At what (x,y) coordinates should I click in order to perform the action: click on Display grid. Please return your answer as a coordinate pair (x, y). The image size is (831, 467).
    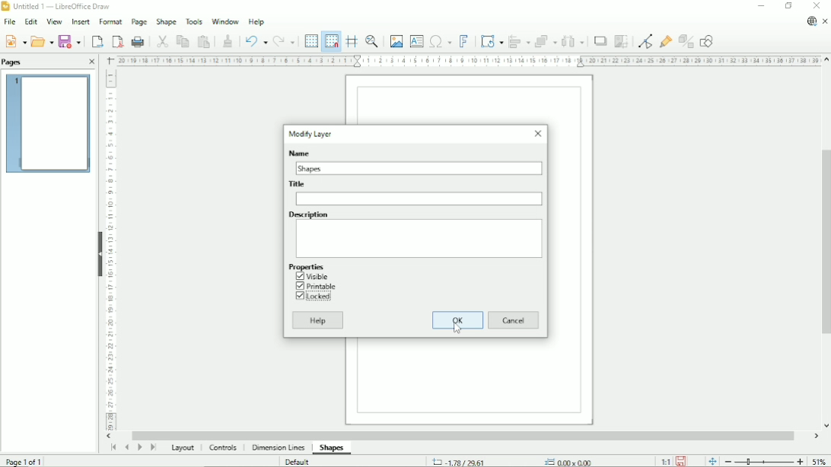
    Looking at the image, I should click on (310, 41).